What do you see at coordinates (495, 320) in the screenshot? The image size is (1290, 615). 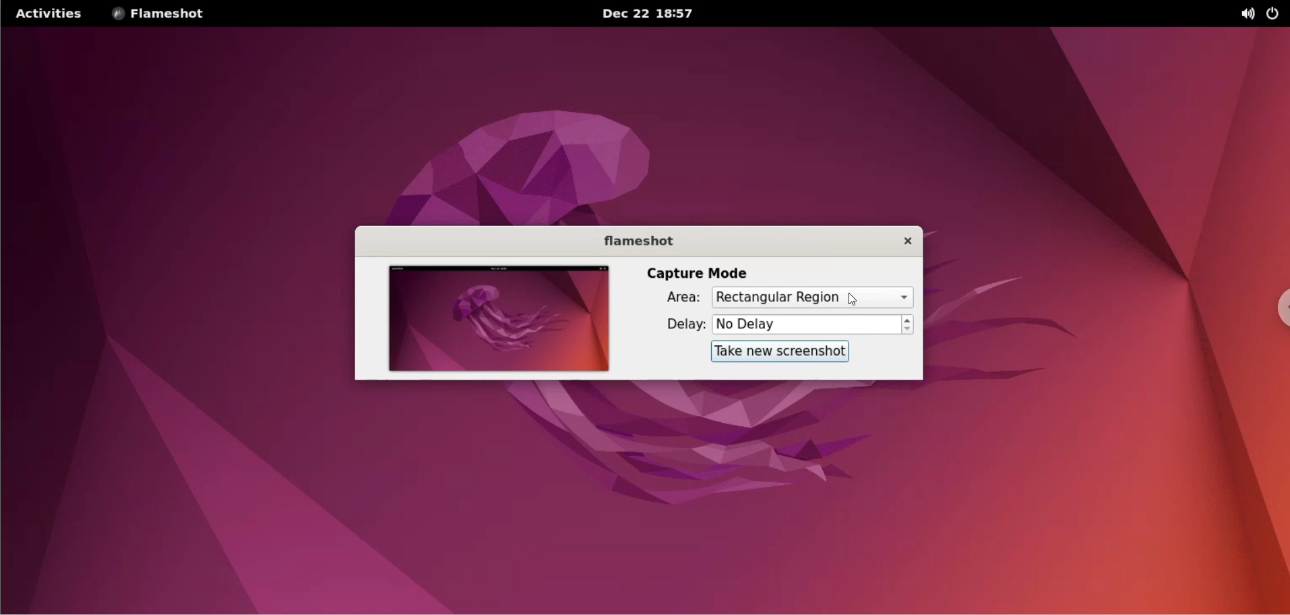 I see `screenshot preview` at bounding box center [495, 320].